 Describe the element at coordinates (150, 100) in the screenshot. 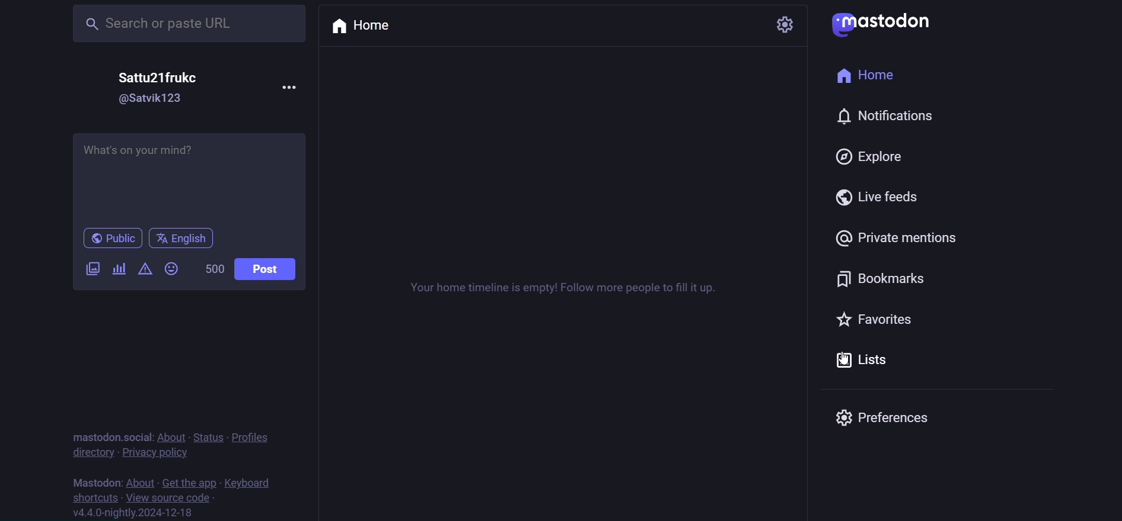

I see `@satvik123` at that location.